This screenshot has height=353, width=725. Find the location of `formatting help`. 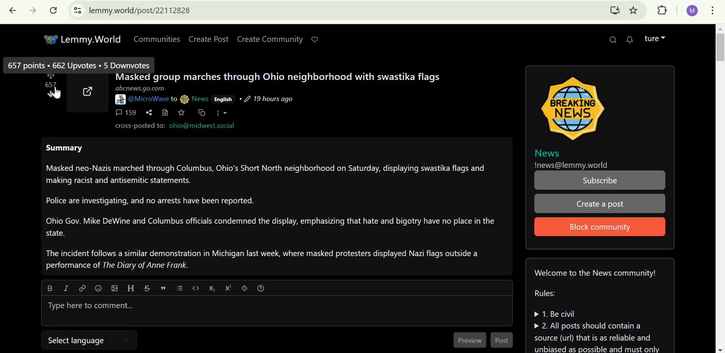

formatting help is located at coordinates (261, 289).